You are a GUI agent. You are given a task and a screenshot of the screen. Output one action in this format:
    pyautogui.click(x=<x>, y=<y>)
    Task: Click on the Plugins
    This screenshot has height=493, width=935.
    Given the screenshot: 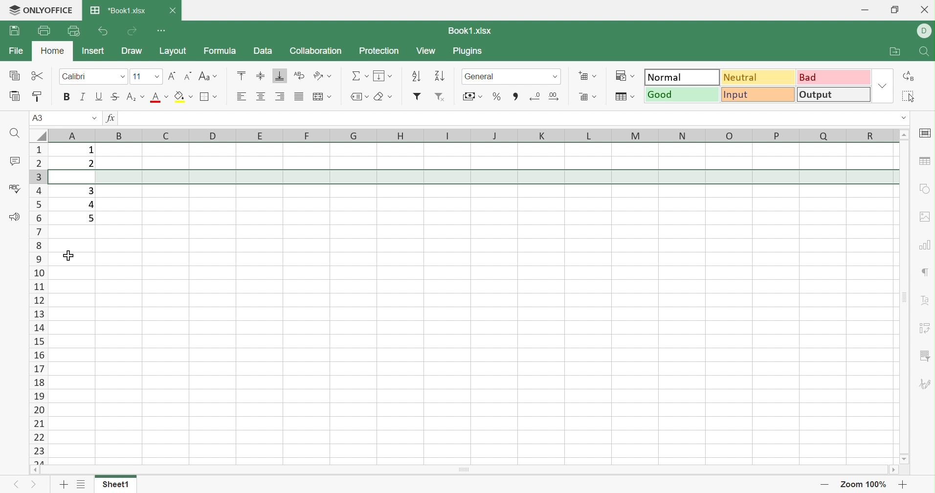 What is the action you would take?
    pyautogui.click(x=469, y=52)
    